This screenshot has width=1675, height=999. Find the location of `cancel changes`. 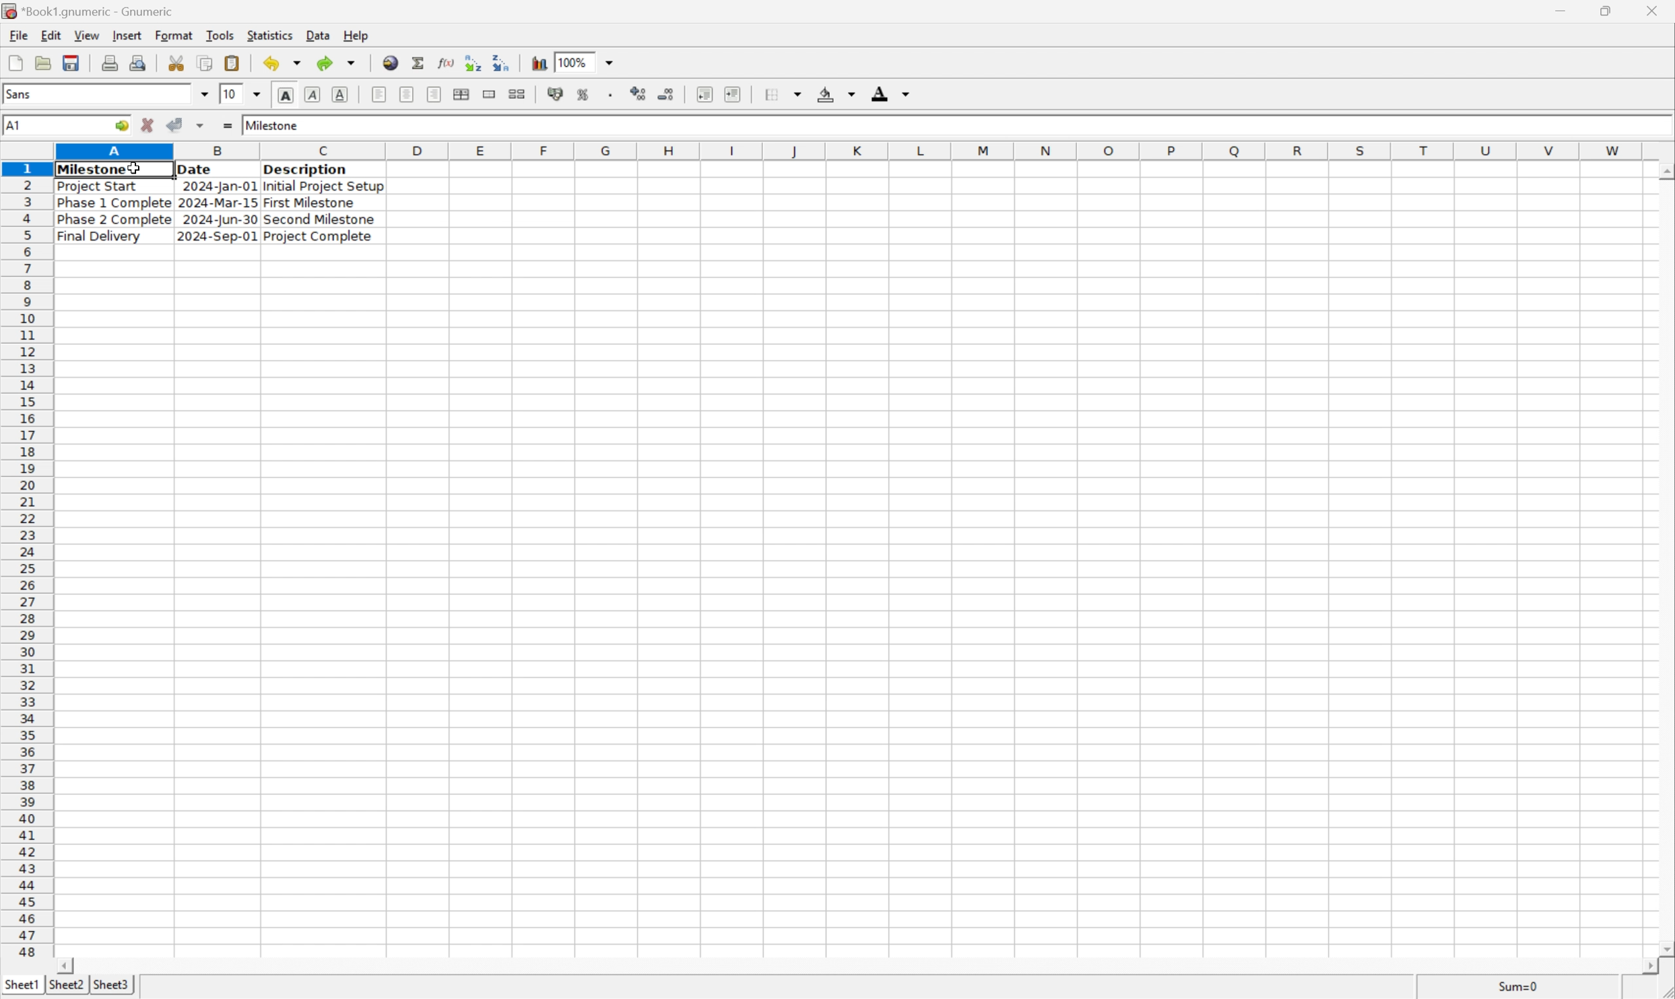

cancel changes is located at coordinates (152, 127).